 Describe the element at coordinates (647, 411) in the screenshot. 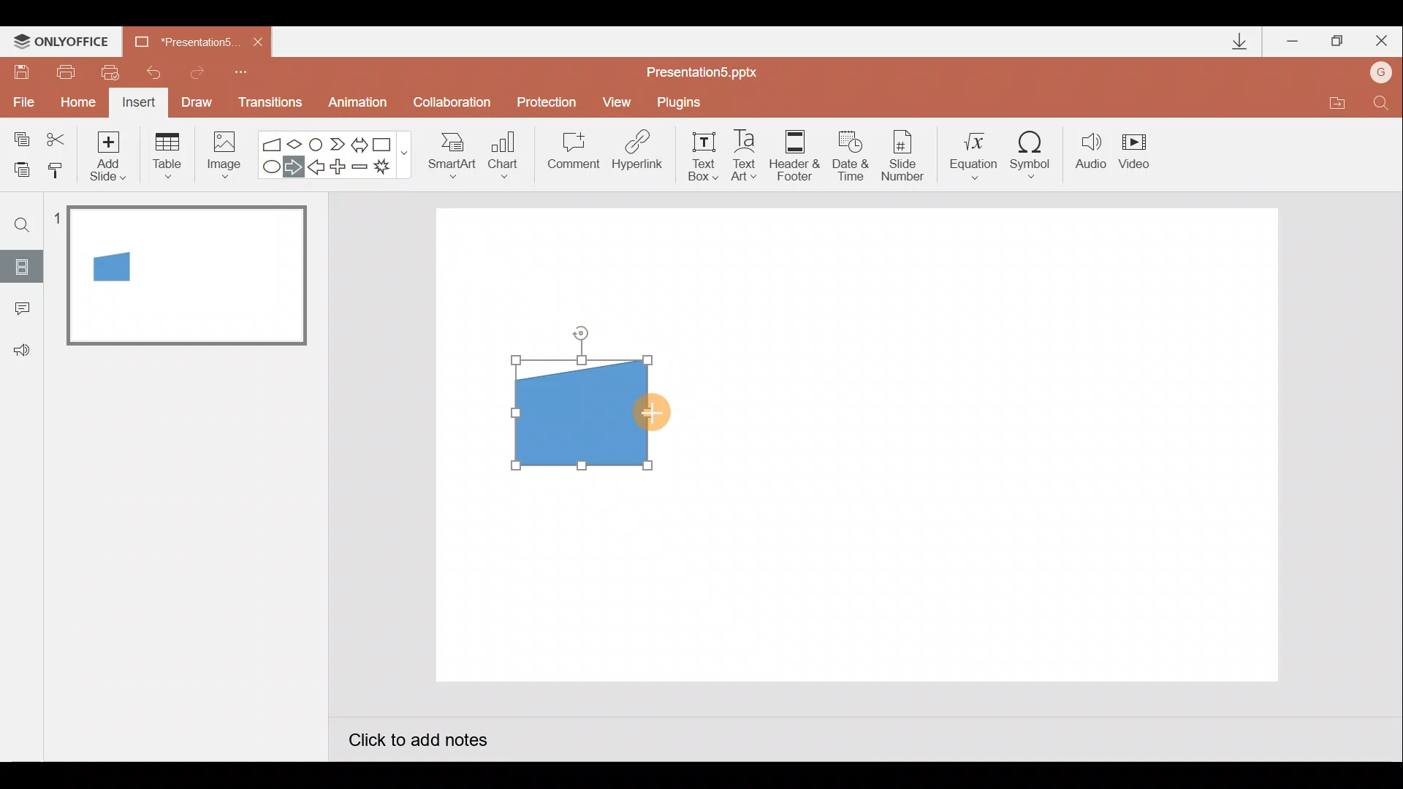

I see `Cursor` at that location.